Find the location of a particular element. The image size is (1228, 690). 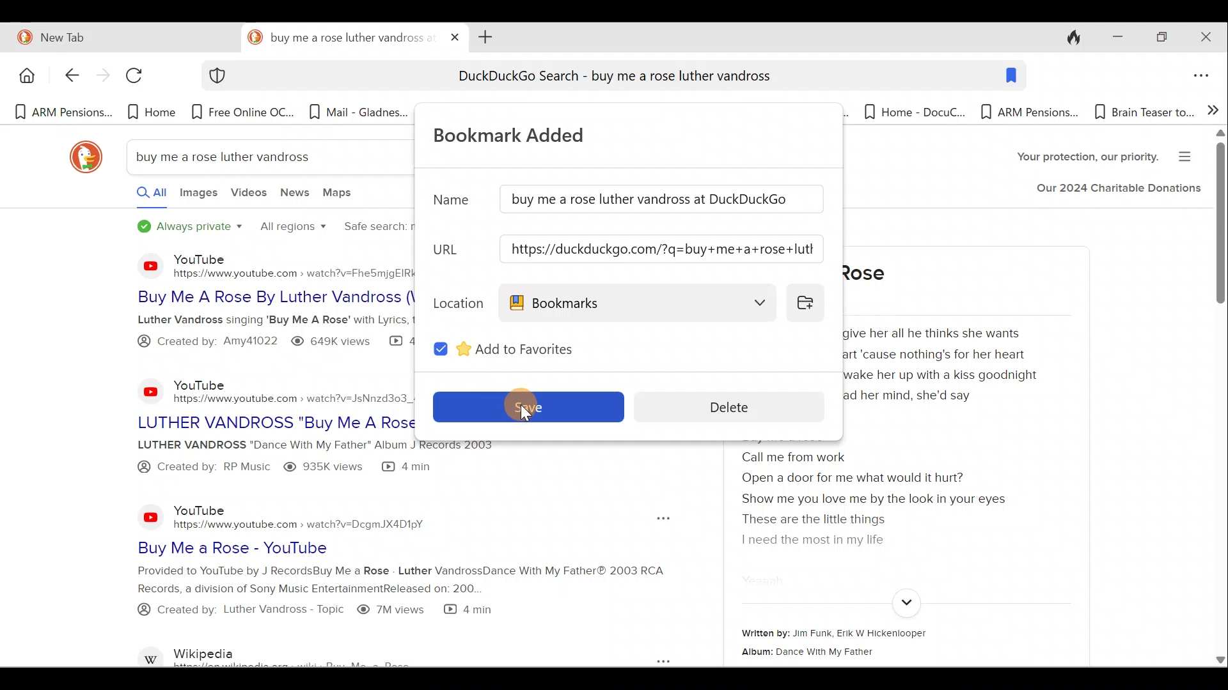

LUTHER VANDROSS "Buy Me A Rose" - YouTube is located at coordinates (274, 419).